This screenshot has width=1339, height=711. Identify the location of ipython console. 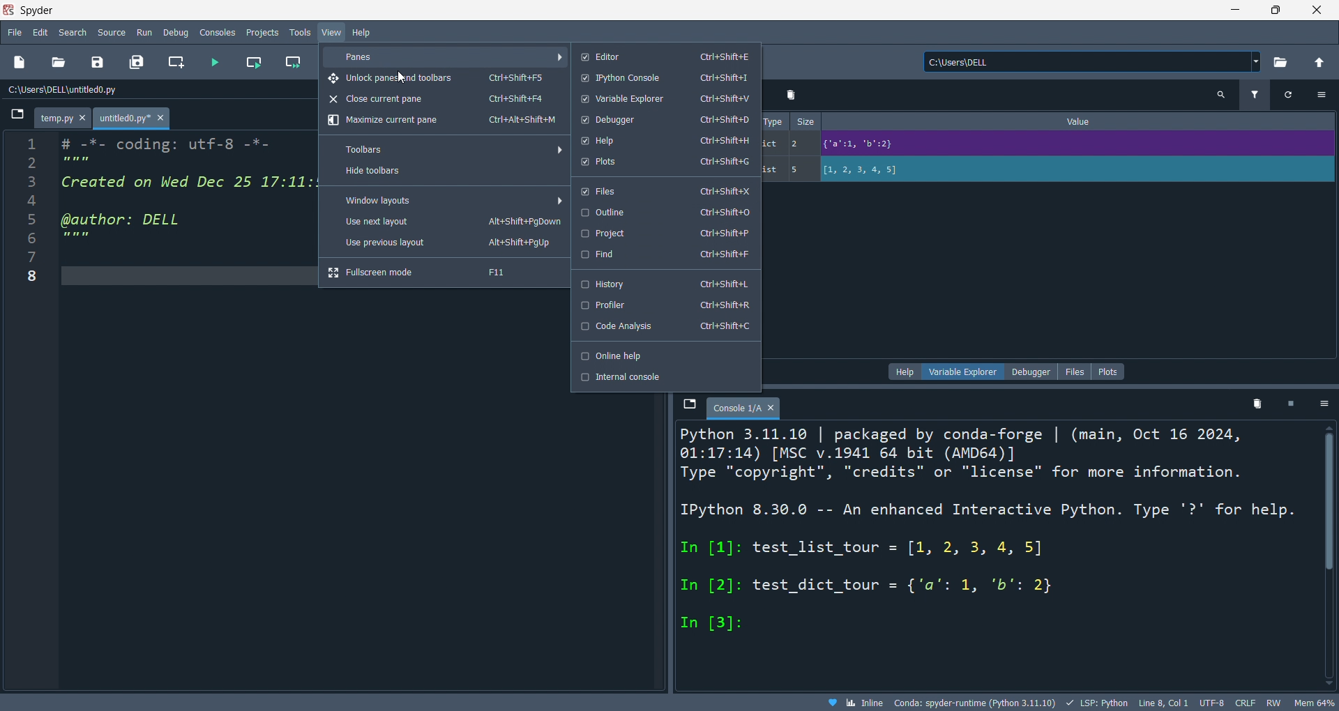
(665, 79).